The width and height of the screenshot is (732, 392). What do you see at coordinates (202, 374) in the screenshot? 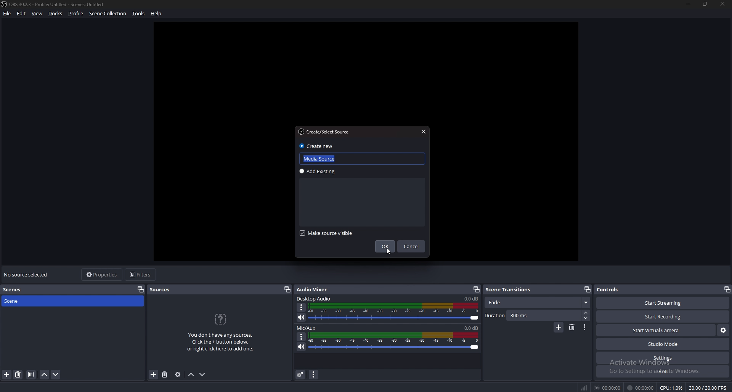
I see `Move sources down` at bounding box center [202, 374].